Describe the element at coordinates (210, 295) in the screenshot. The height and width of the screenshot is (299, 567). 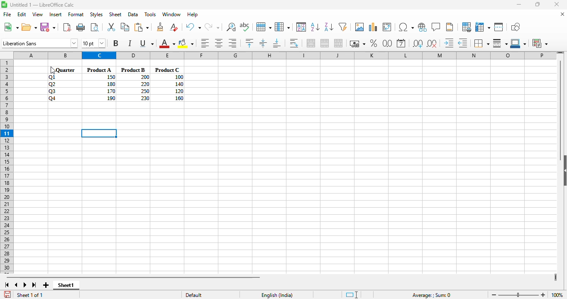
I see `Default` at that location.